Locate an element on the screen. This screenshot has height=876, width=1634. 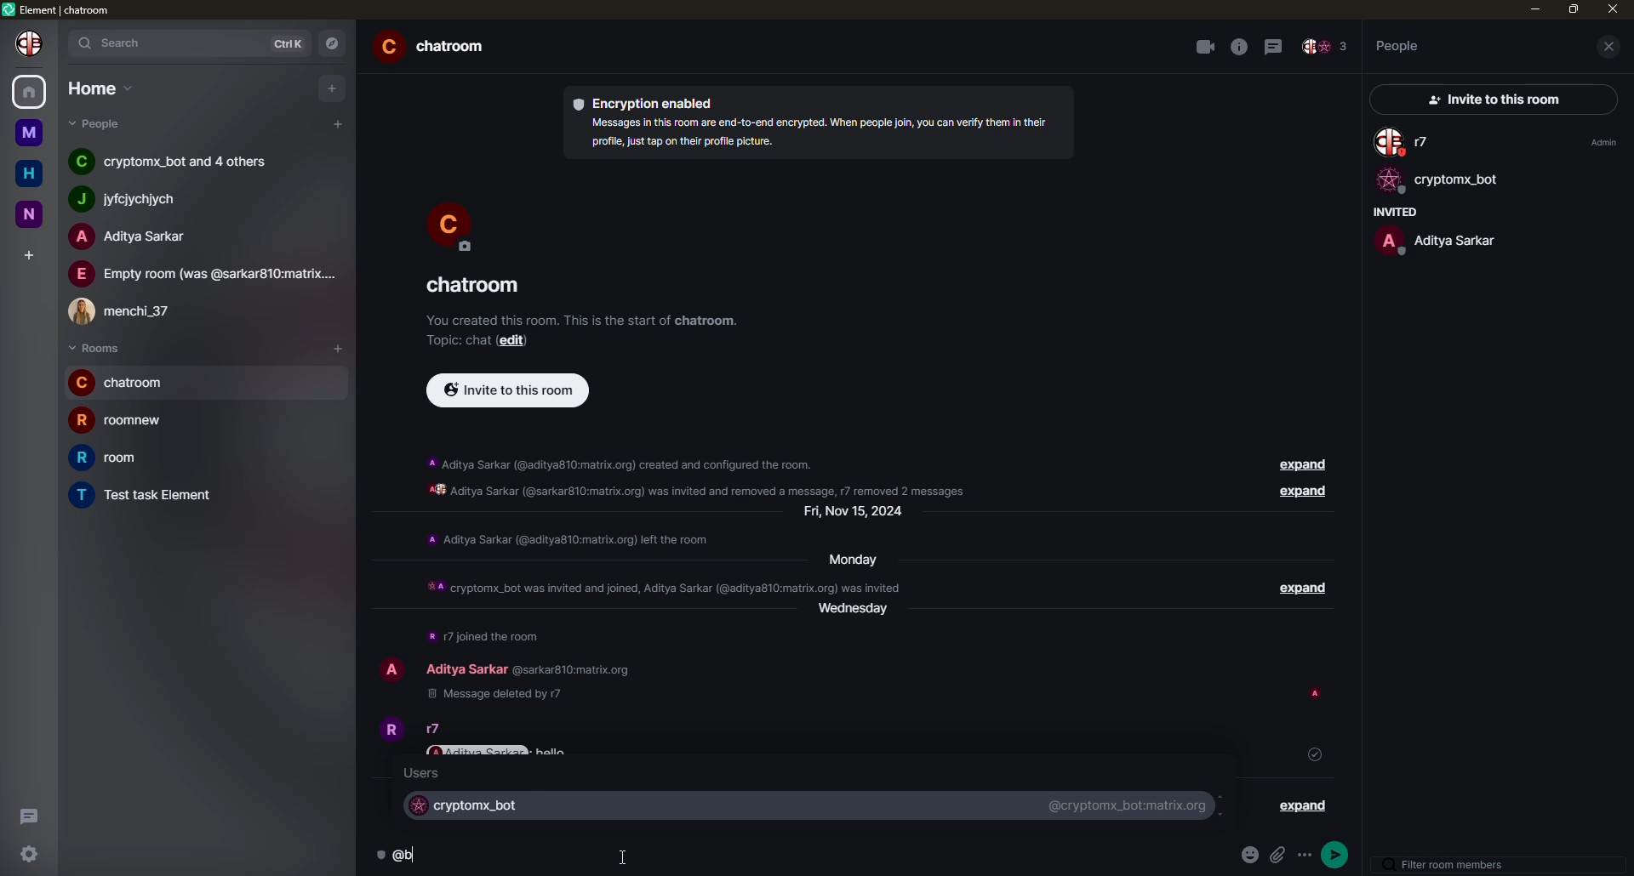
info is located at coordinates (485, 636).